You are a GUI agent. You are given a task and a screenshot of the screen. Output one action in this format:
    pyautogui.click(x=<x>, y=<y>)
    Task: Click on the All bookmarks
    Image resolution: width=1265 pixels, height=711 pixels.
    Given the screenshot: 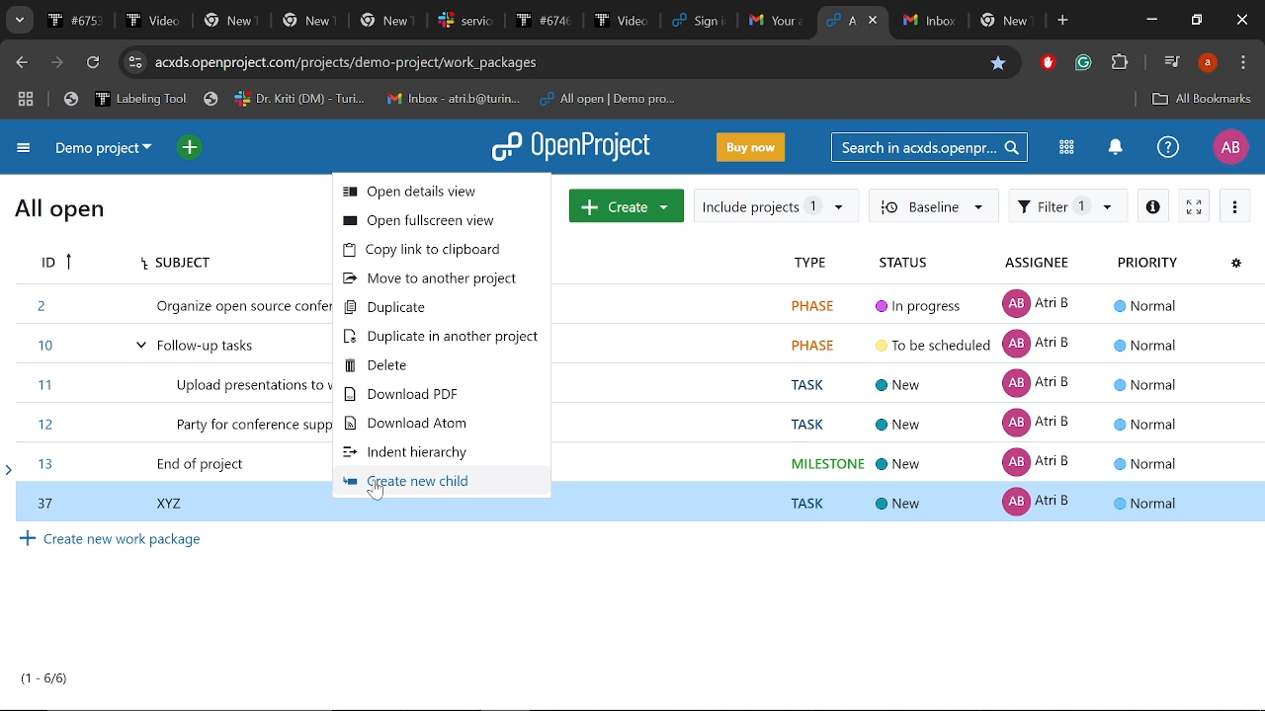 What is the action you would take?
    pyautogui.click(x=1202, y=101)
    